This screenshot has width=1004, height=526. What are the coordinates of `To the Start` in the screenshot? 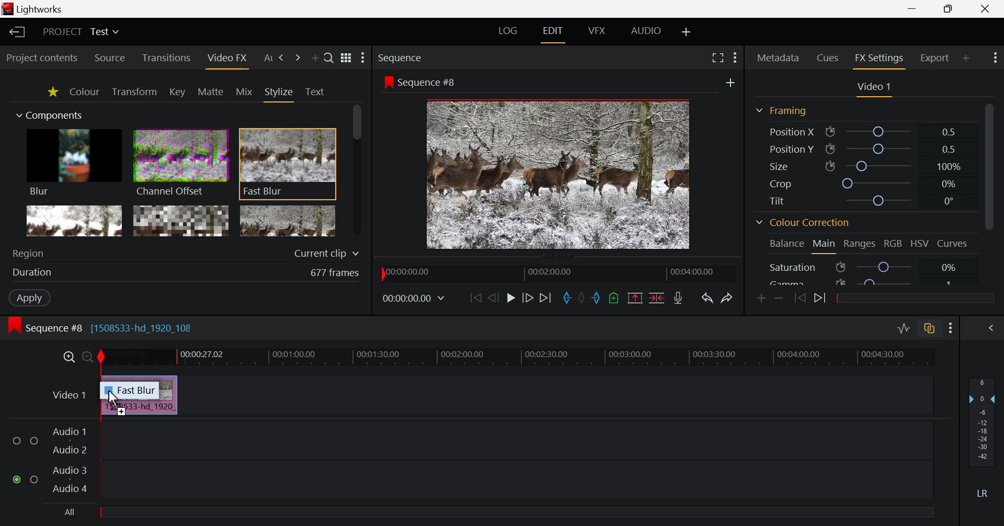 It's located at (475, 299).